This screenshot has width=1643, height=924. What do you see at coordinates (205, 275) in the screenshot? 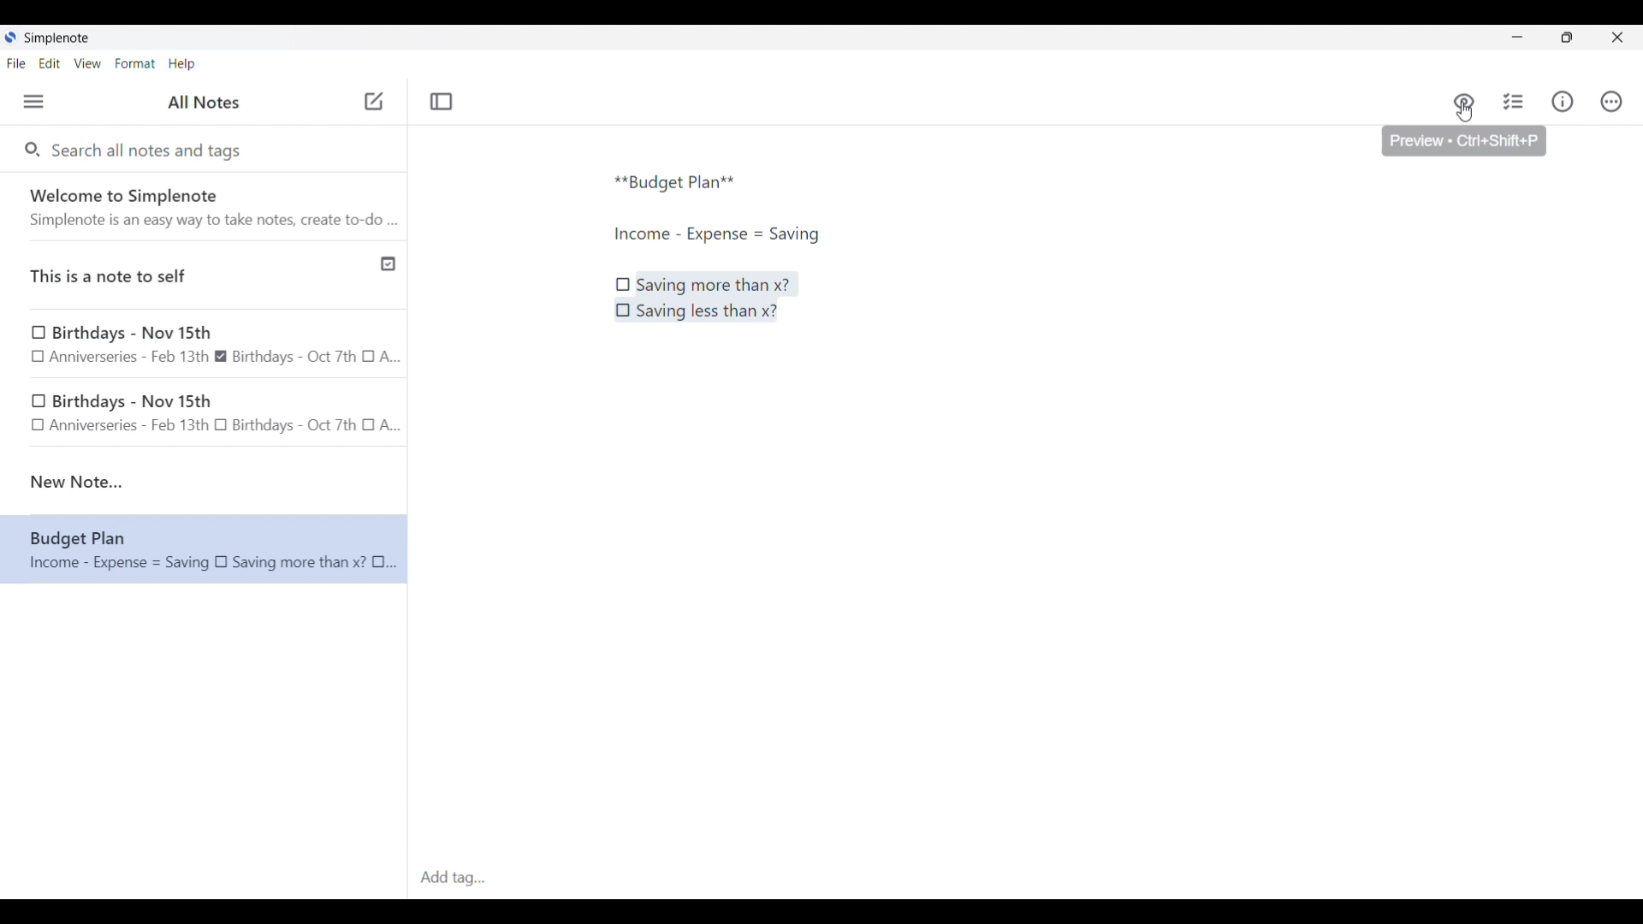
I see `Published note indicated by check icon` at bounding box center [205, 275].